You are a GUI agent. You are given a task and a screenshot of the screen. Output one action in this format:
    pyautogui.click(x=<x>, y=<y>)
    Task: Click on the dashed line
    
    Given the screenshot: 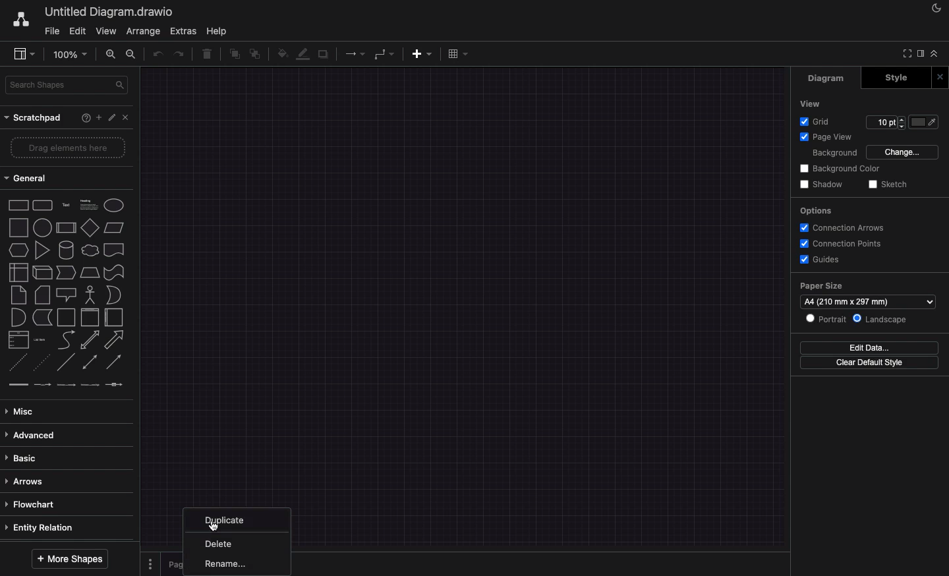 What is the action you would take?
    pyautogui.click(x=17, y=362)
    